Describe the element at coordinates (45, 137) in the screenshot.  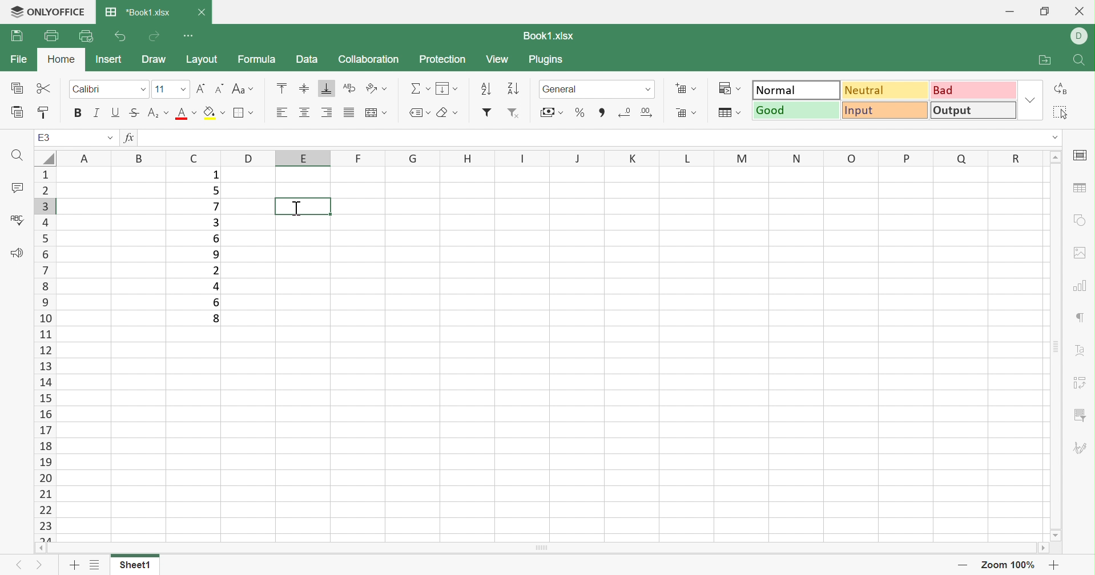
I see `A1` at that location.